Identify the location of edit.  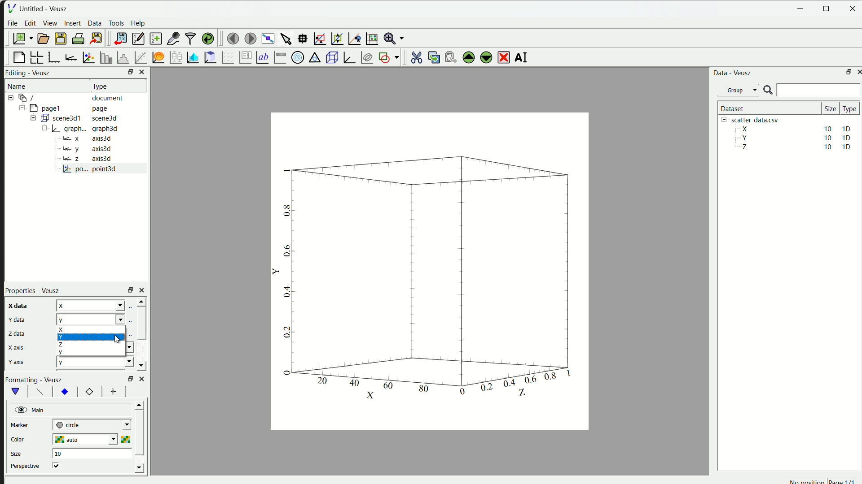
(30, 23).